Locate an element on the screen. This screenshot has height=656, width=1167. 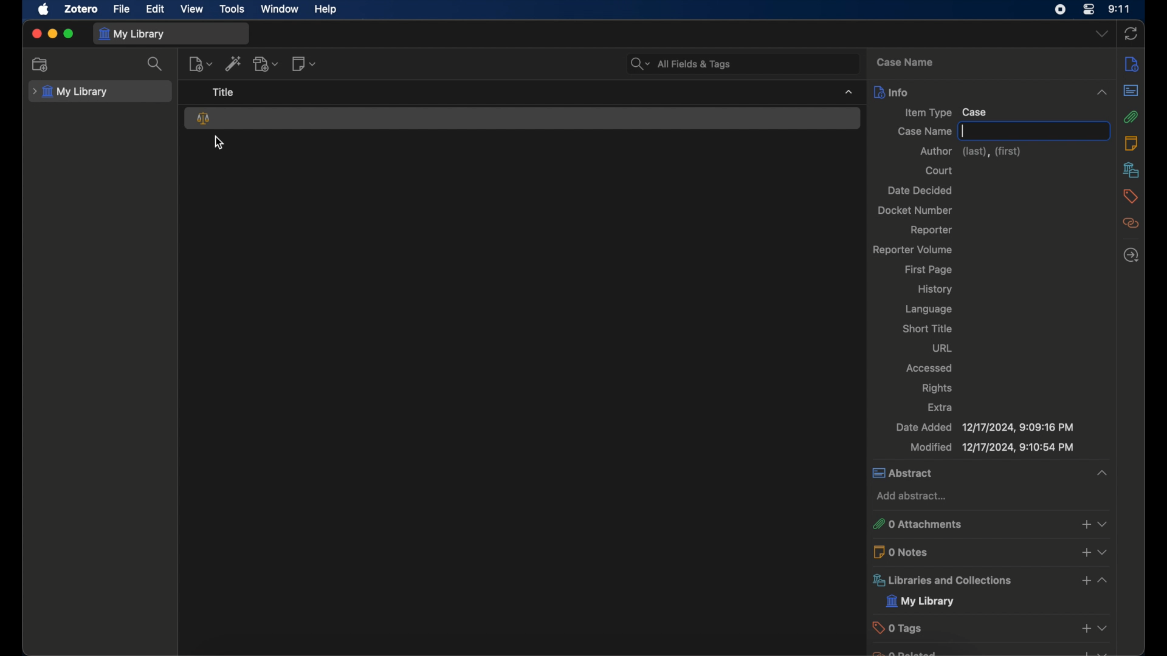
case is located at coordinates (204, 118).